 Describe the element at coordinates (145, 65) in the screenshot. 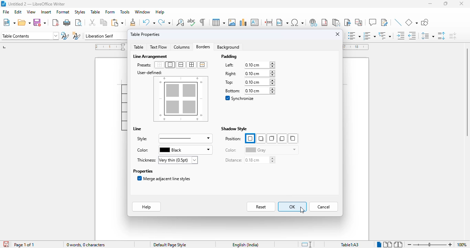

I see `presets: ` at that location.